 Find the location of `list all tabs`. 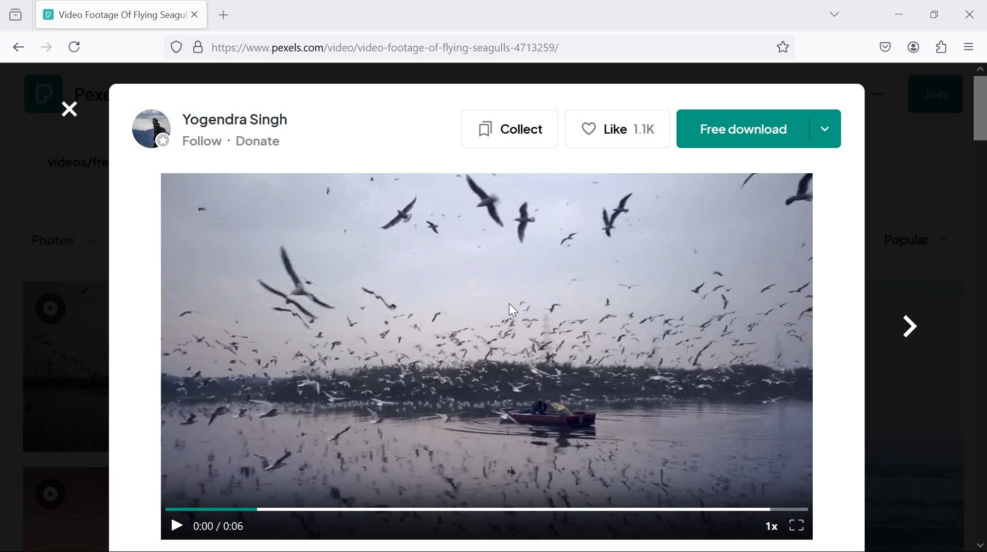

list all tabs is located at coordinates (834, 14).